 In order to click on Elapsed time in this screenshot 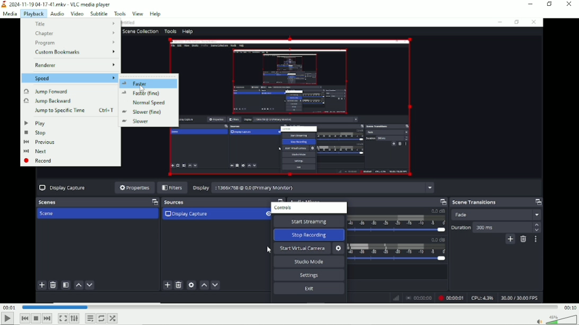, I will do `click(8, 306)`.